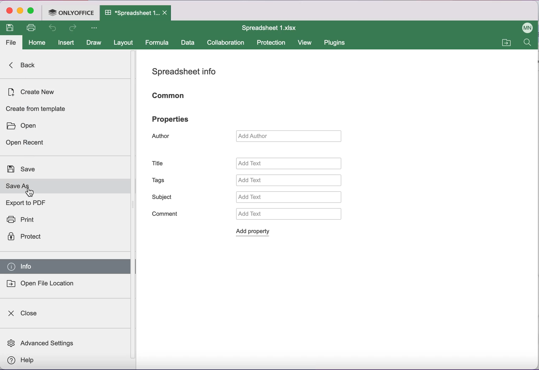 This screenshot has height=370, width=539. I want to click on save as, so click(65, 187).